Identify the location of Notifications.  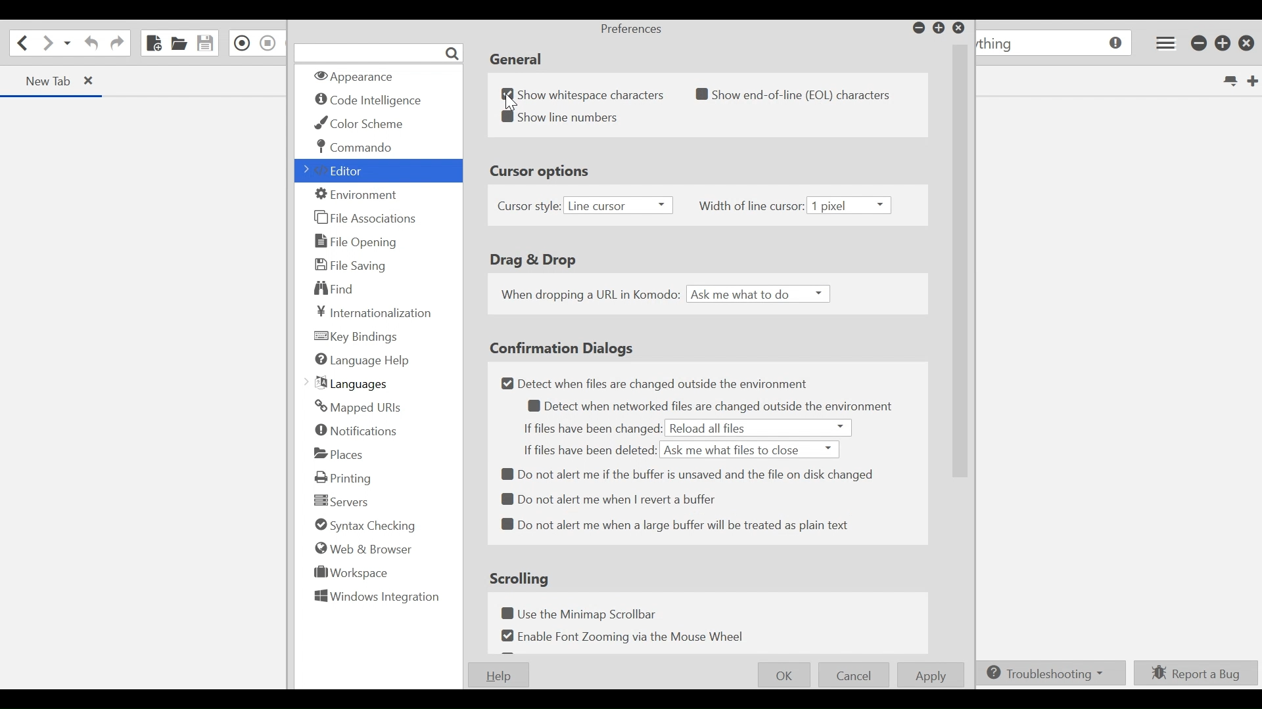
(357, 430).